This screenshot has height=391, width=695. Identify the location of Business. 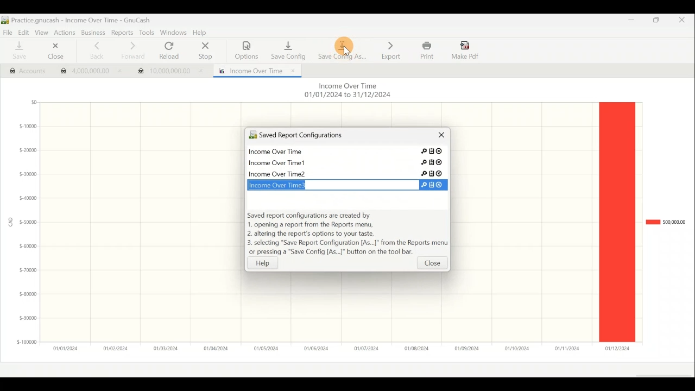
(93, 33).